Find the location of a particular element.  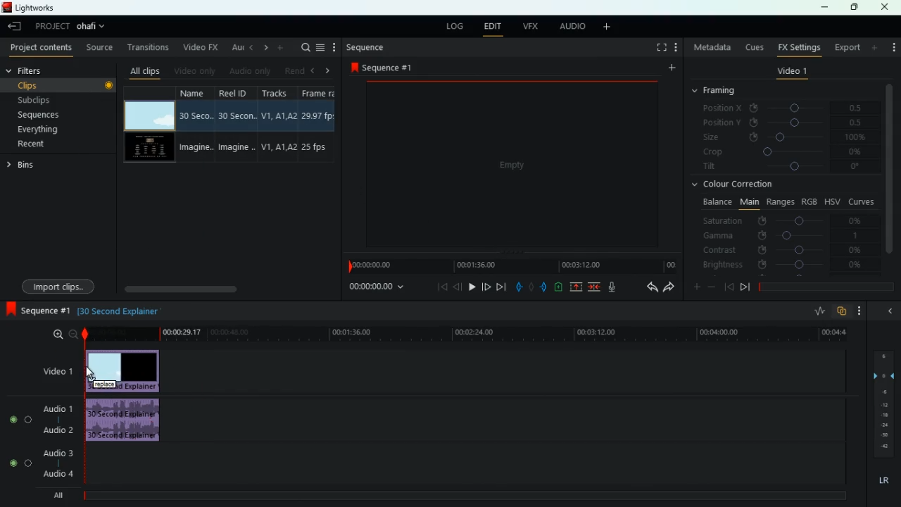

more is located at coordinates (282, 47).